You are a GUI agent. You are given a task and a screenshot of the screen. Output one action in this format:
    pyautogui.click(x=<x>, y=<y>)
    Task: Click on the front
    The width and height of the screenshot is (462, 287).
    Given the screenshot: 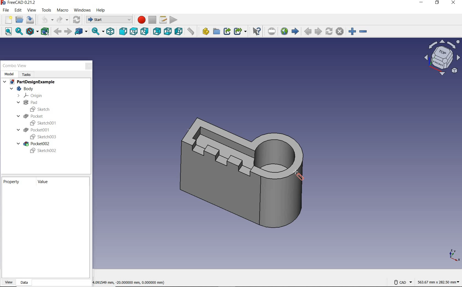 What is the action you would take?
    pyautogui.click(x=123, y=32)
    